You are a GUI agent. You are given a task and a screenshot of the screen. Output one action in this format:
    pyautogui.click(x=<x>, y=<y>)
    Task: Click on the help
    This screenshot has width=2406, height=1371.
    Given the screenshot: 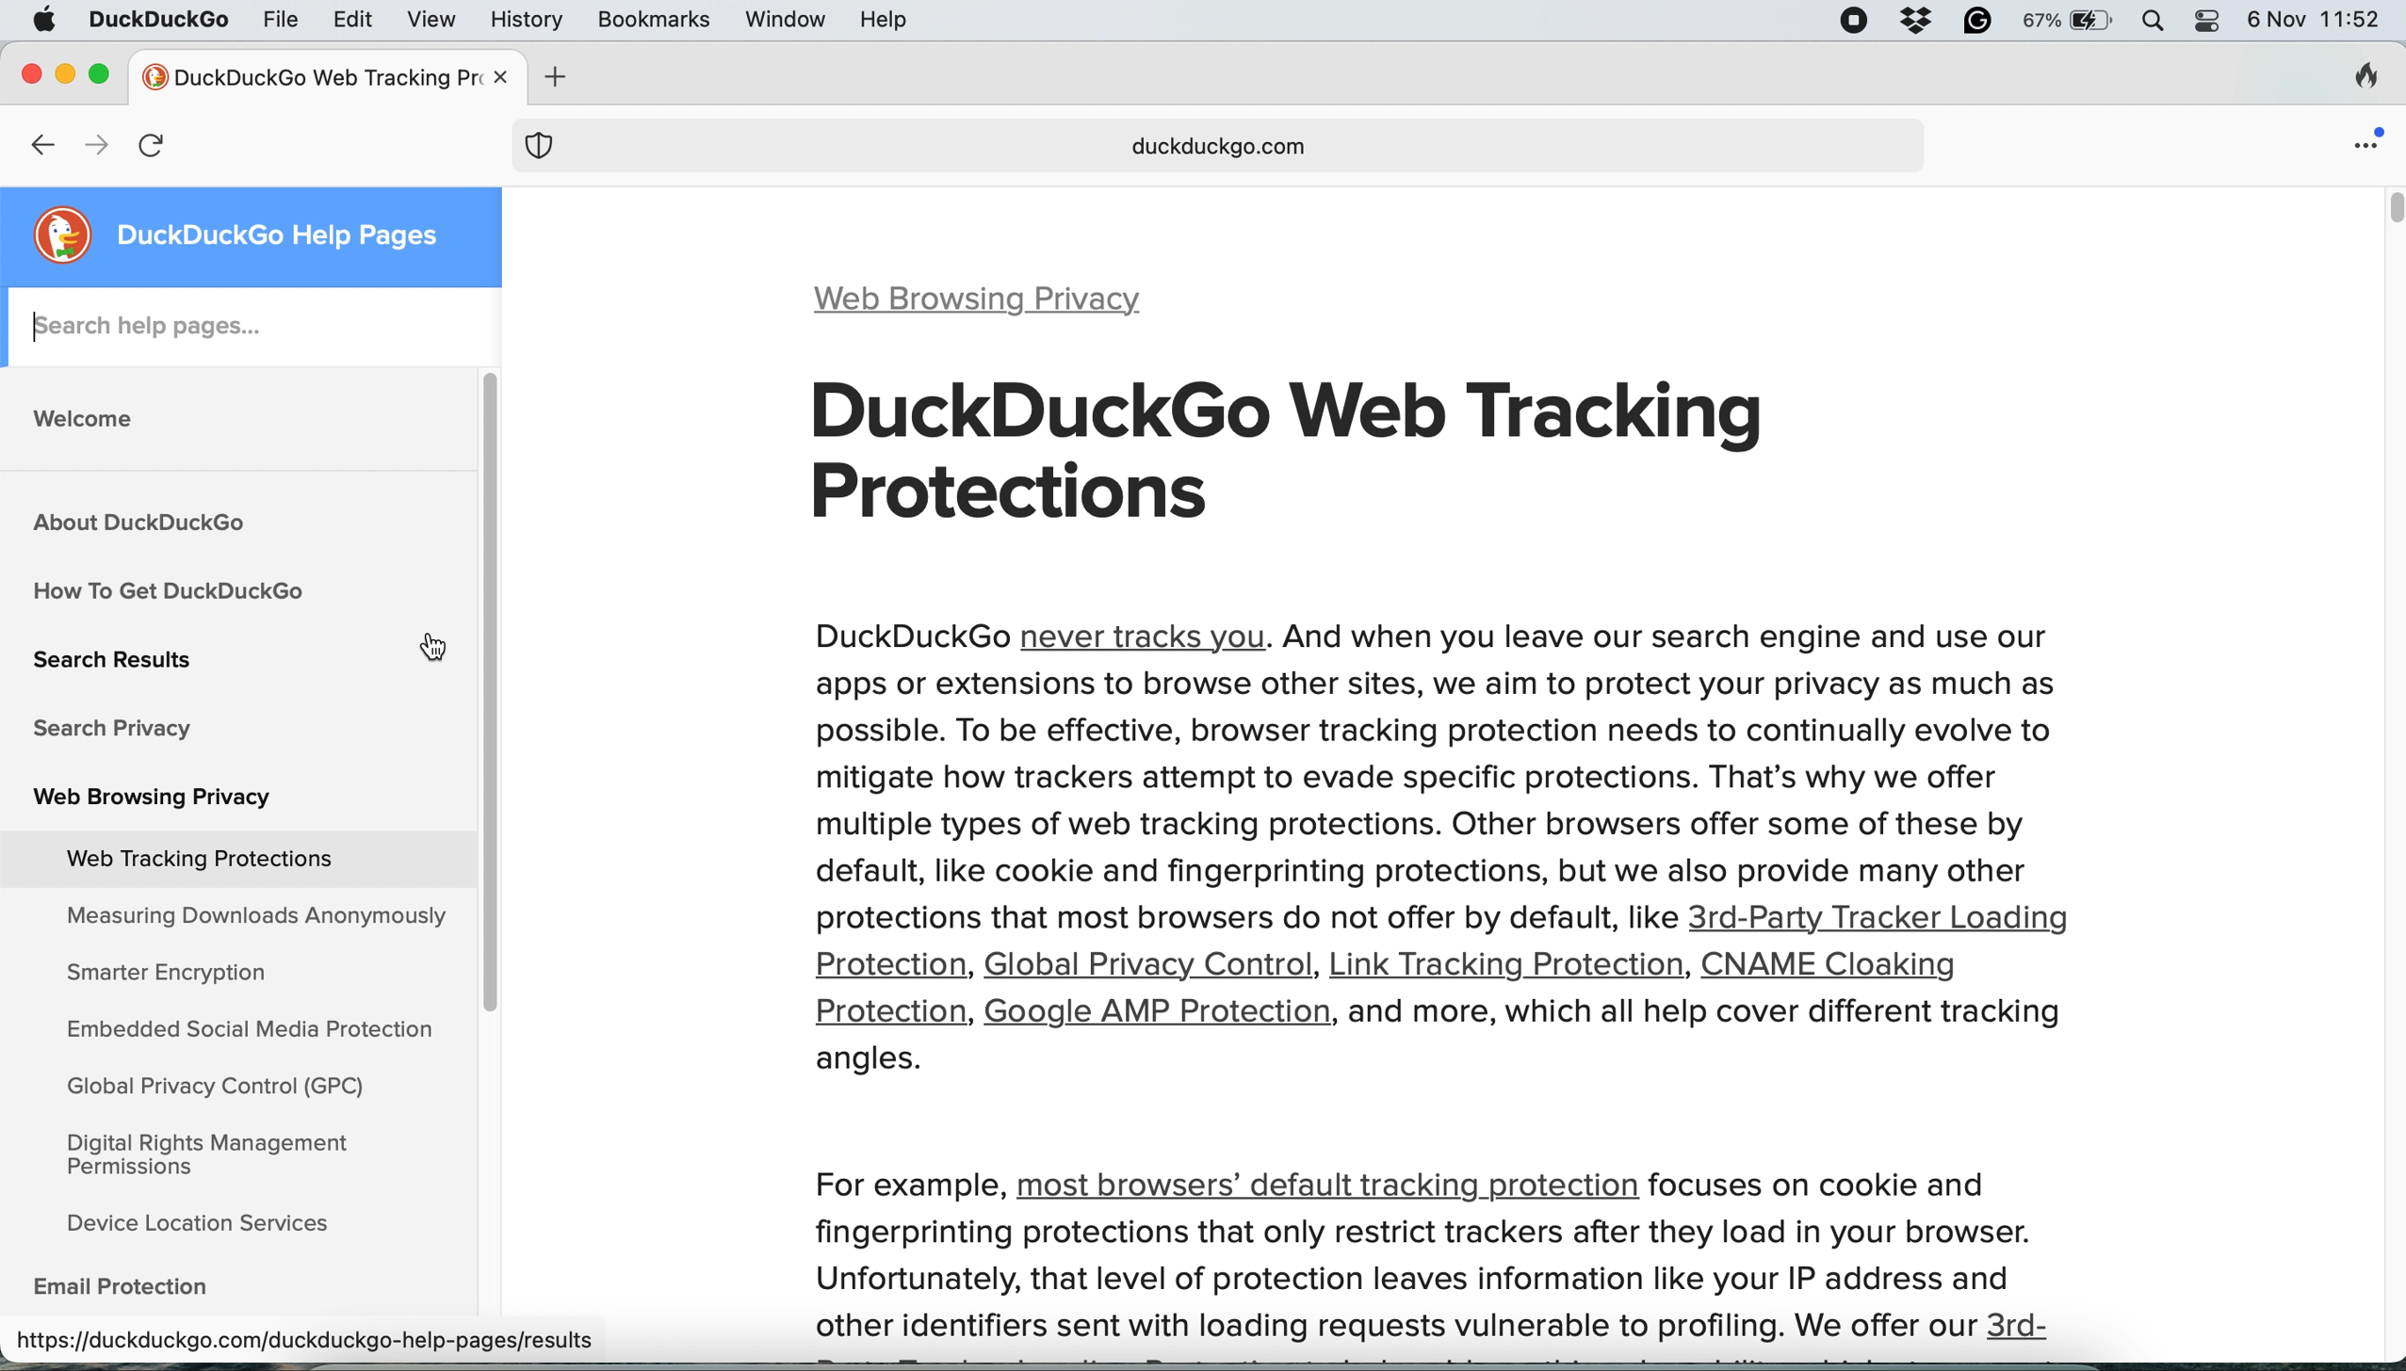 What is the action you would take?
    pyautogui.click(x=885, y=20)
    